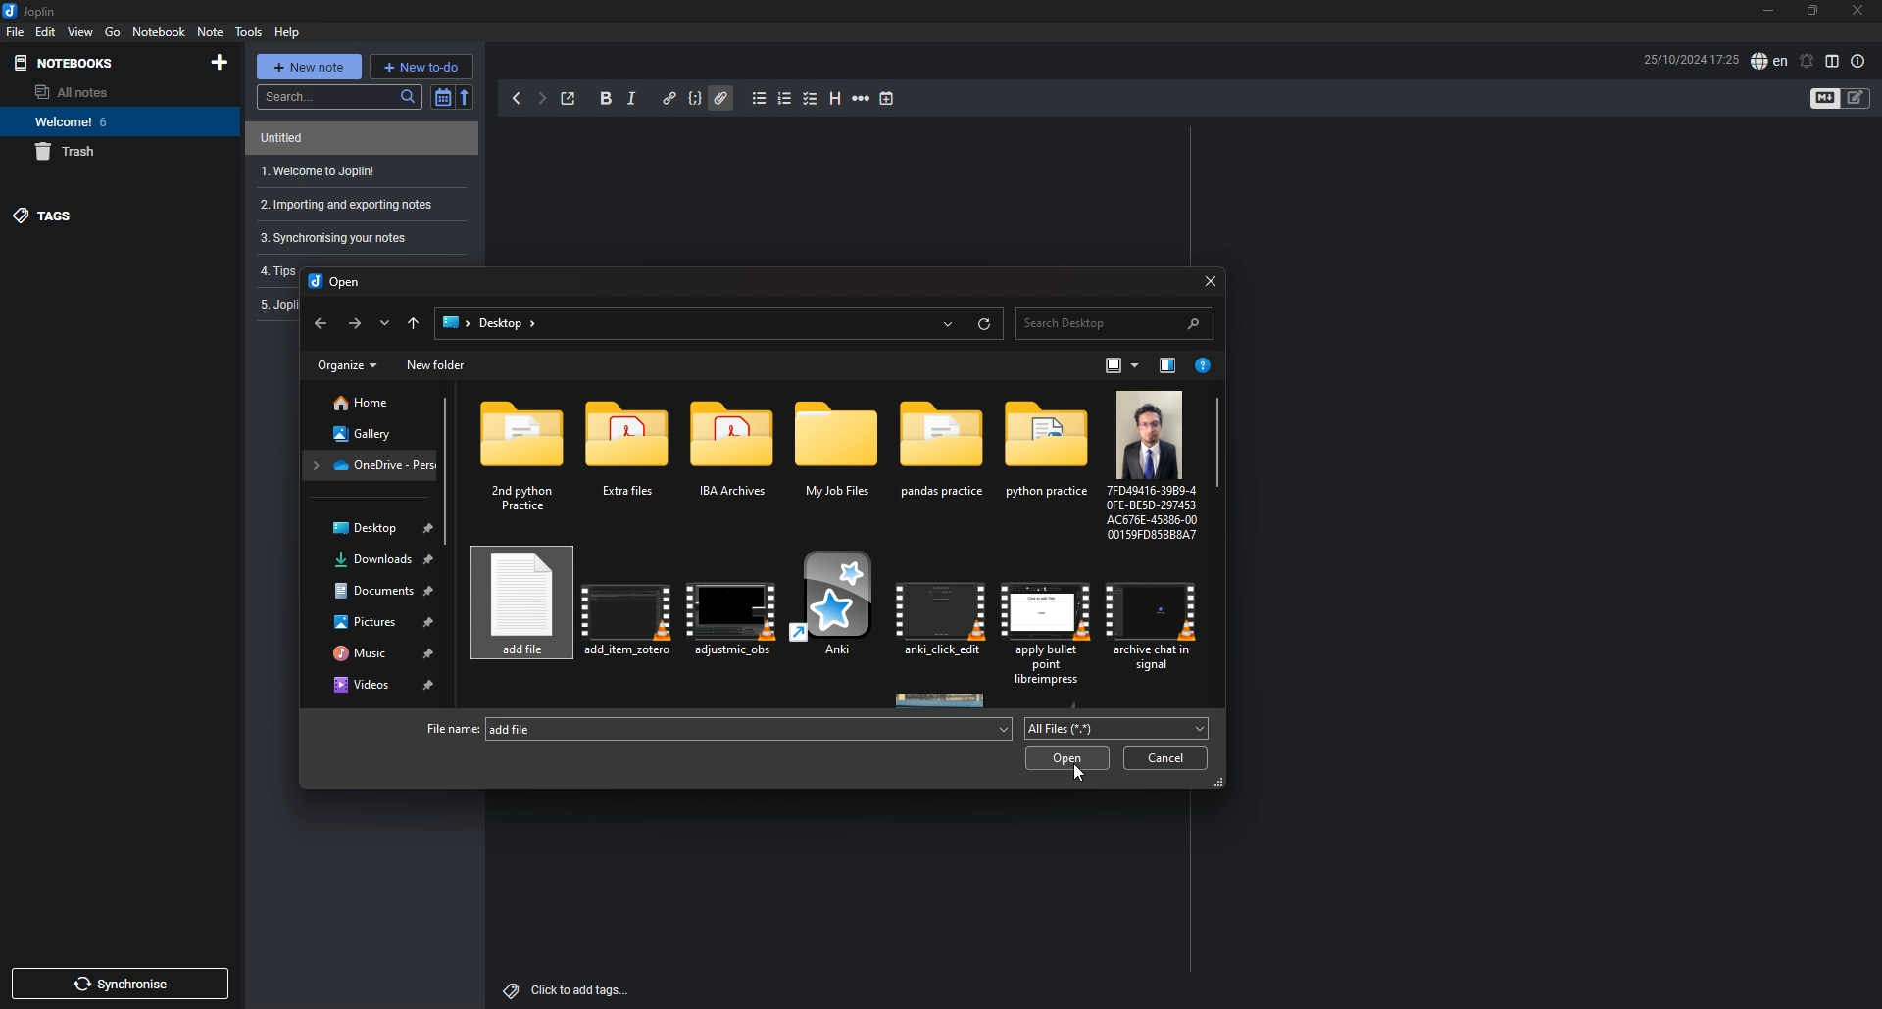 Image resolution: width=1882 pixels, height=1009 pixels. What do you see at coordinates (442, 97) in the screenshot?
I see `toggle sort order field` at bounding box center [442, 97].